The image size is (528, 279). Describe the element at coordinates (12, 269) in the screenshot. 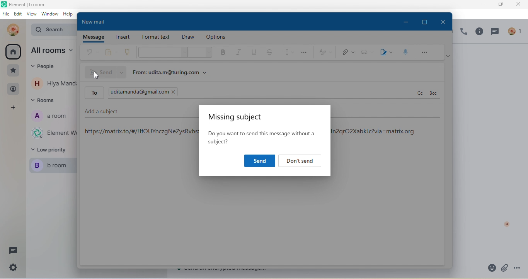

I see `setting` at that location.